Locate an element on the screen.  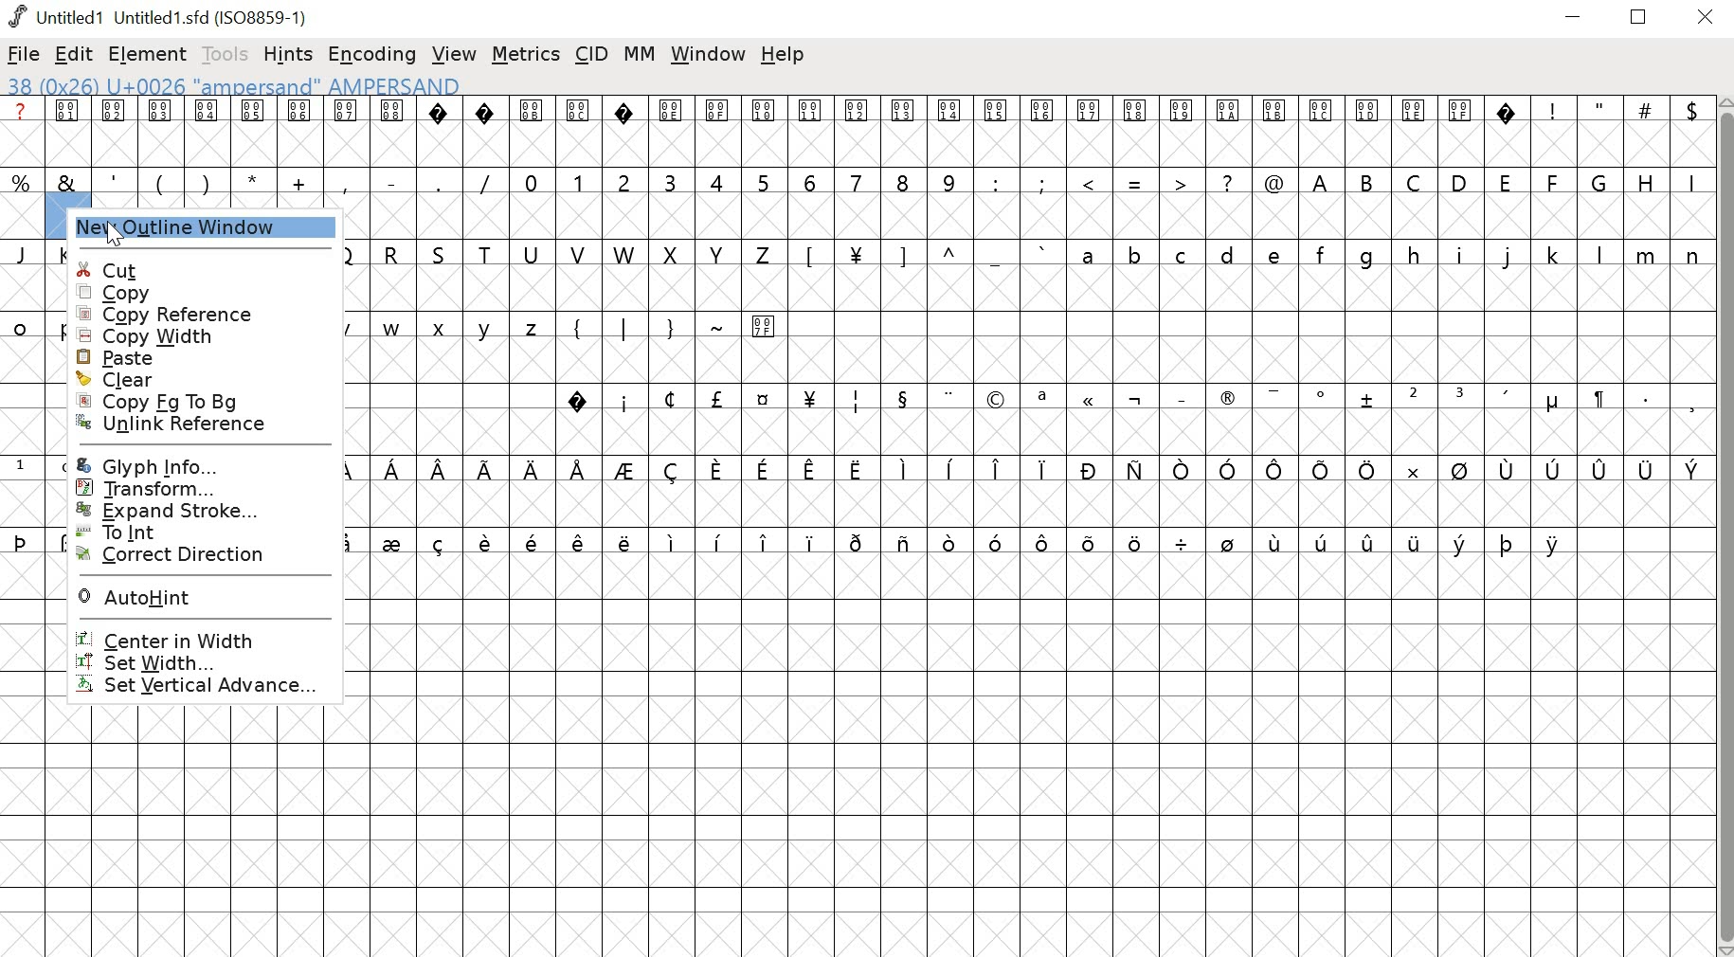
001F is located at coordinates (1460, 131).